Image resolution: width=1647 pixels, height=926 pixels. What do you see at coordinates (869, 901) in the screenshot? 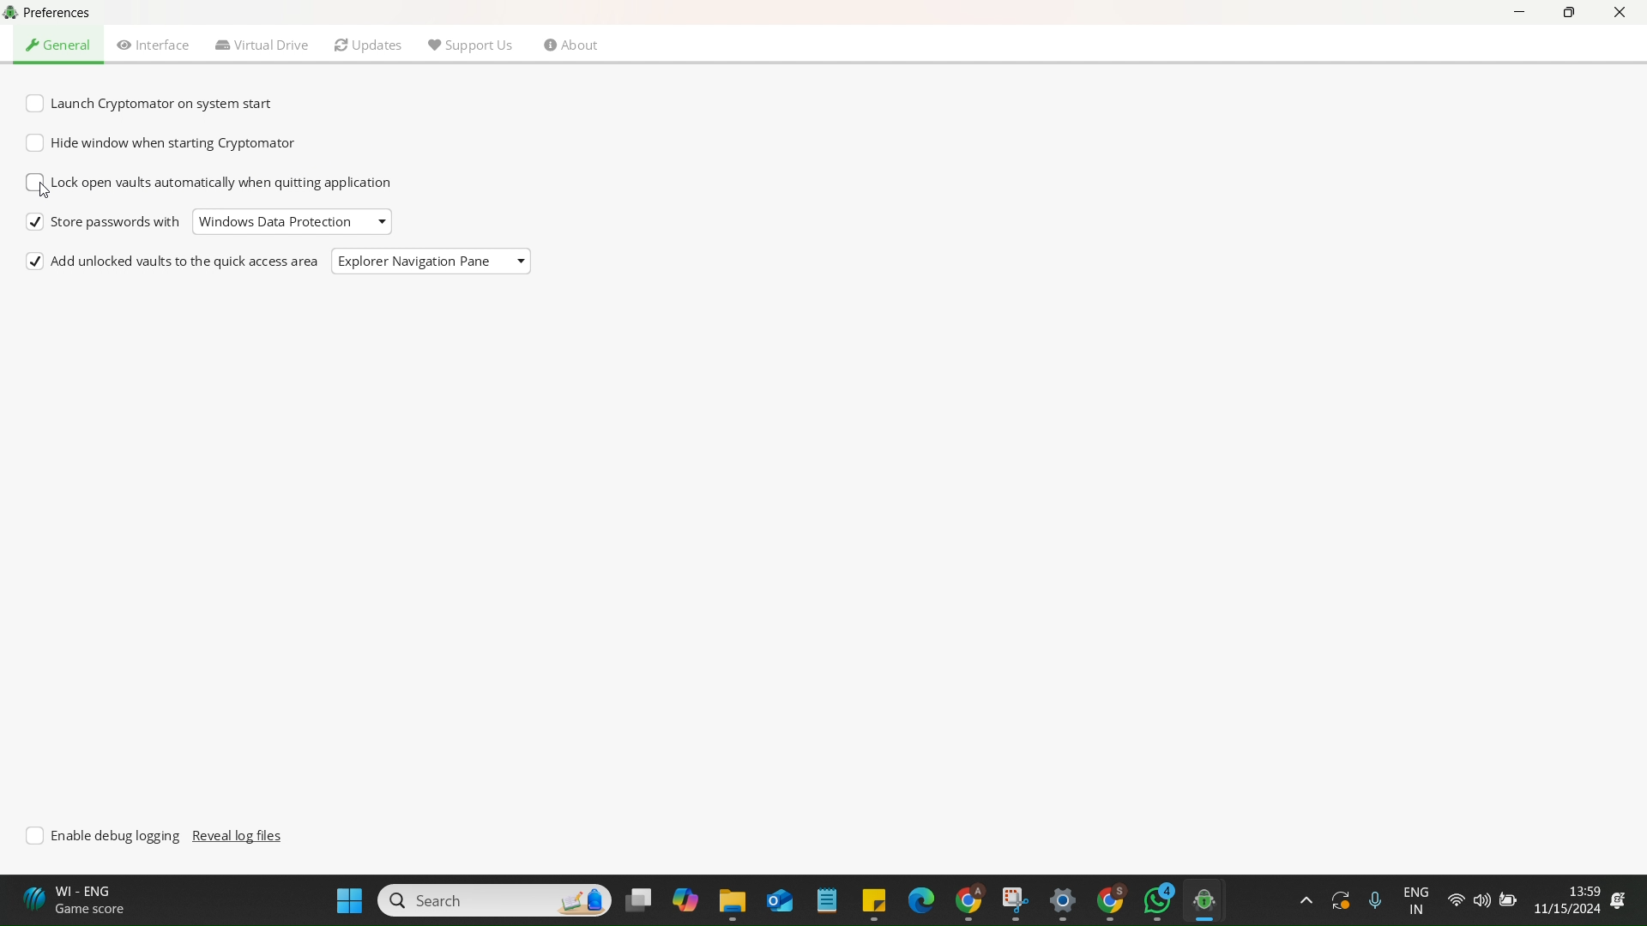
I see `Sticky Notes` at bounding box center [869, 901].